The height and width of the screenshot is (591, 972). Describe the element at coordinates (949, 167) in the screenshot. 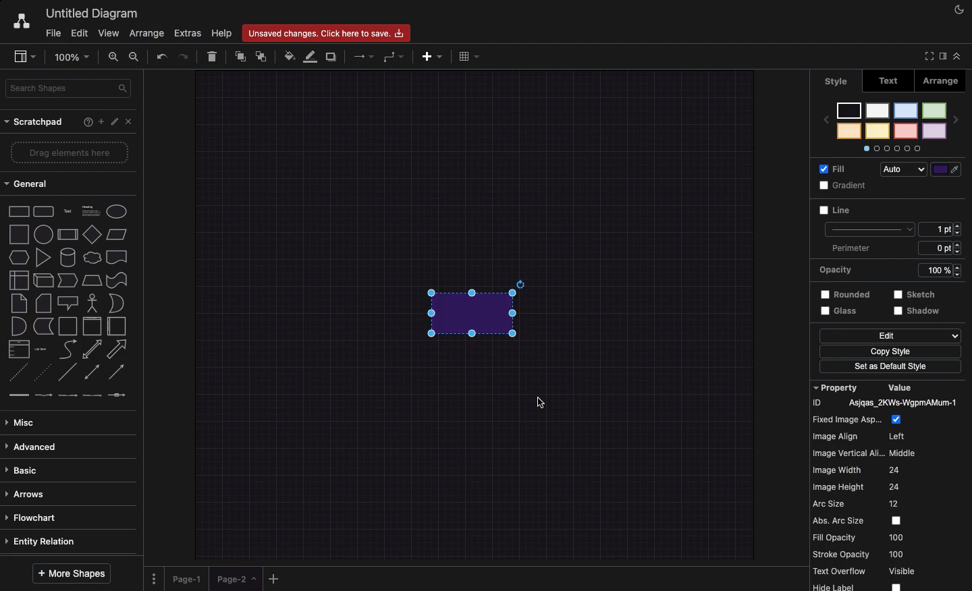

I see `Line color` at that location.